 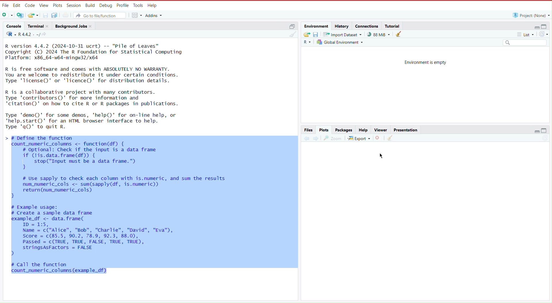 I want to click on Maximize, so click(x=545, y=131).